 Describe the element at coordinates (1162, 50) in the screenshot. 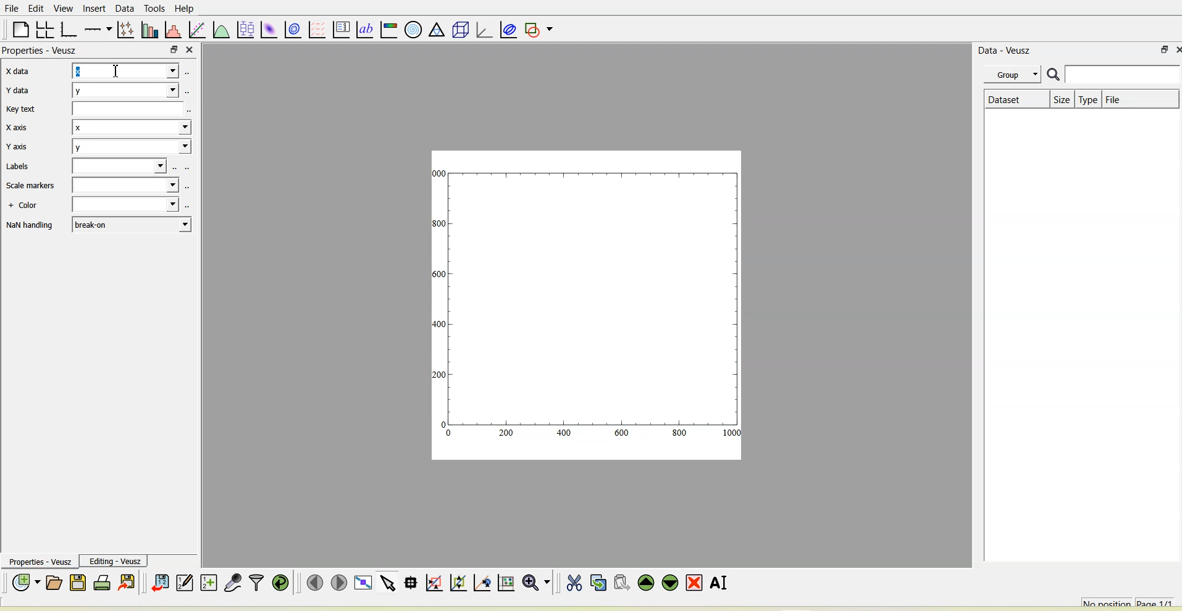

I see `float panel` at that location.